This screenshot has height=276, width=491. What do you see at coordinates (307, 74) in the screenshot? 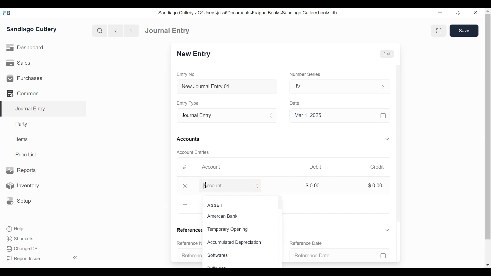
I see `Number Series` at bounding box center [307, 74].